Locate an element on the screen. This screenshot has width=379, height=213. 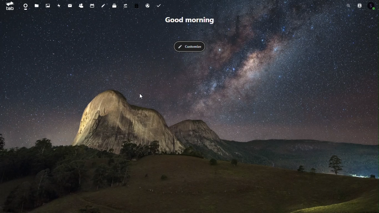
Good morning is located at coordinates (189, 20).